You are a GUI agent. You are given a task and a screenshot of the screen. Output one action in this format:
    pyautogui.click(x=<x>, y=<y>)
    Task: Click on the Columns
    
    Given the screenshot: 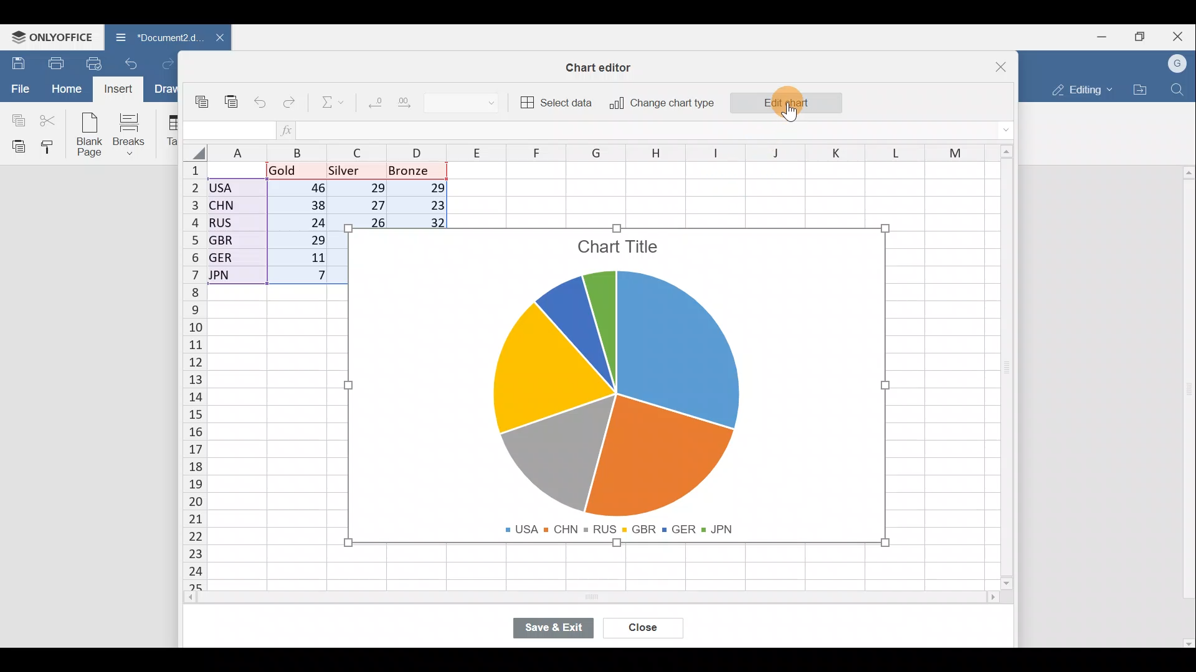 What is the action you would take?
    pyautogui.click(x=612, y=152)
    